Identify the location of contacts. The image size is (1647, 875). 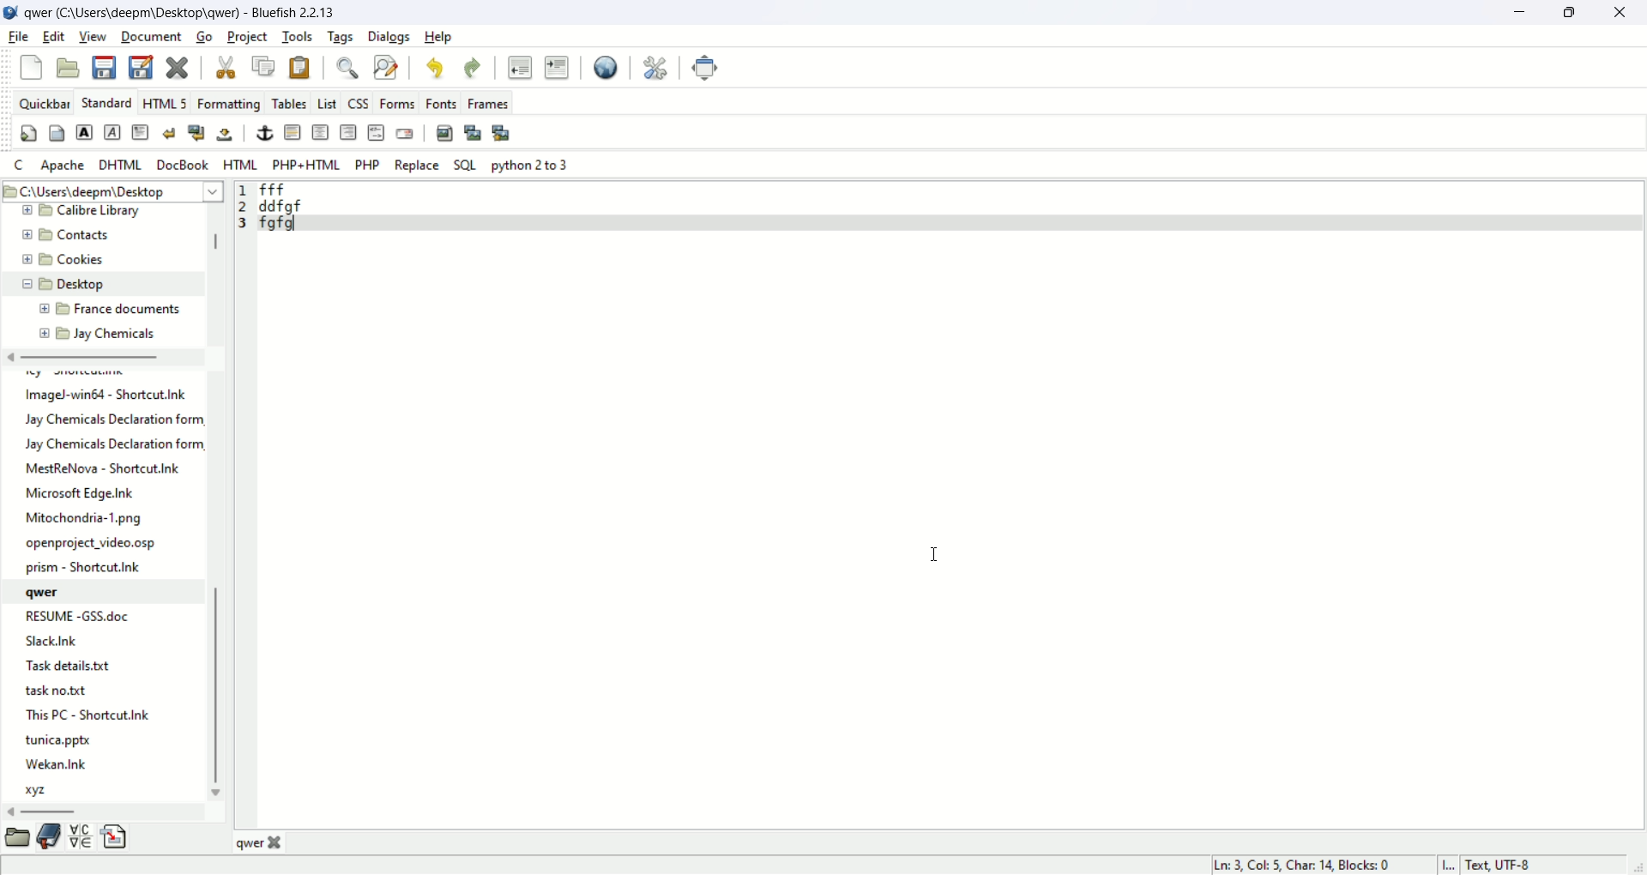
(65, 233).